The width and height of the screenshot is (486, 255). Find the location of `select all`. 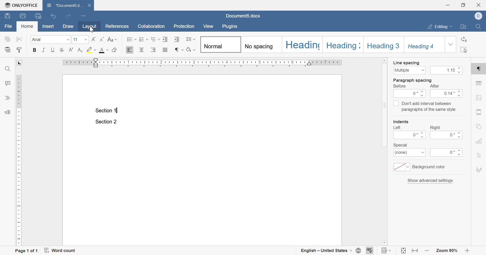

select all is located at coordinates (464, 49).